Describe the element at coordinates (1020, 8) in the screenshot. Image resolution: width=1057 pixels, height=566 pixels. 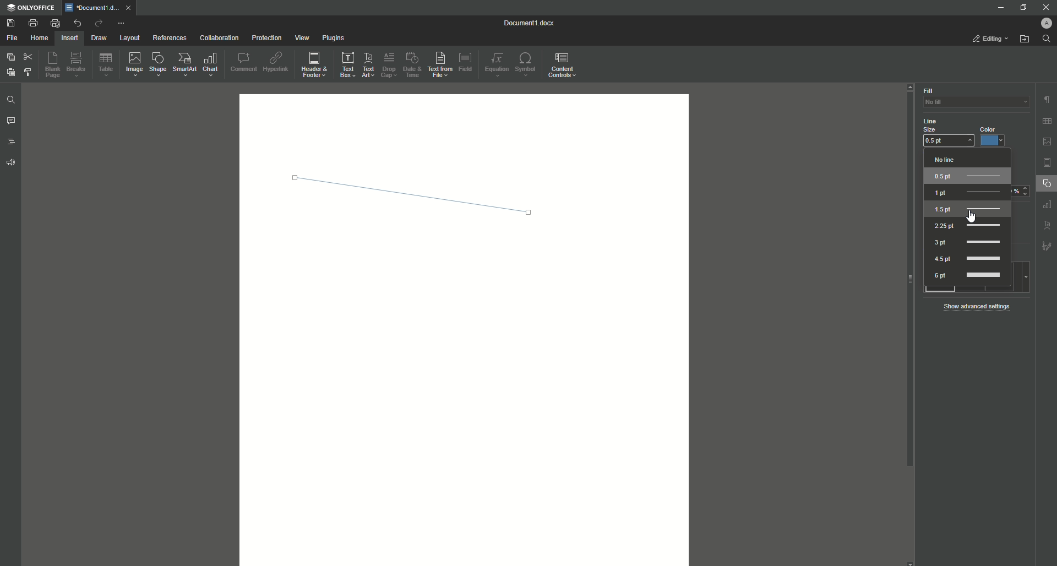
I see `Restore` at that location.